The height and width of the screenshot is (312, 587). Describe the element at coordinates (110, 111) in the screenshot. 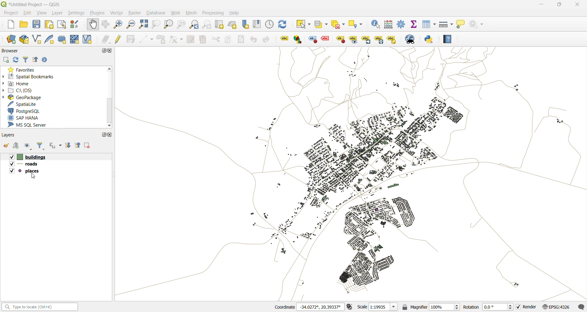

I see `scroll bar` at that location.